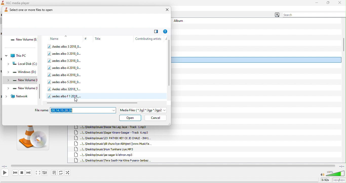 The image size is (346, 183). I want to click on ..\..\Desktopmusic\dil chura liya-Abhijeet [www.MusicYa., so click(116, 144).